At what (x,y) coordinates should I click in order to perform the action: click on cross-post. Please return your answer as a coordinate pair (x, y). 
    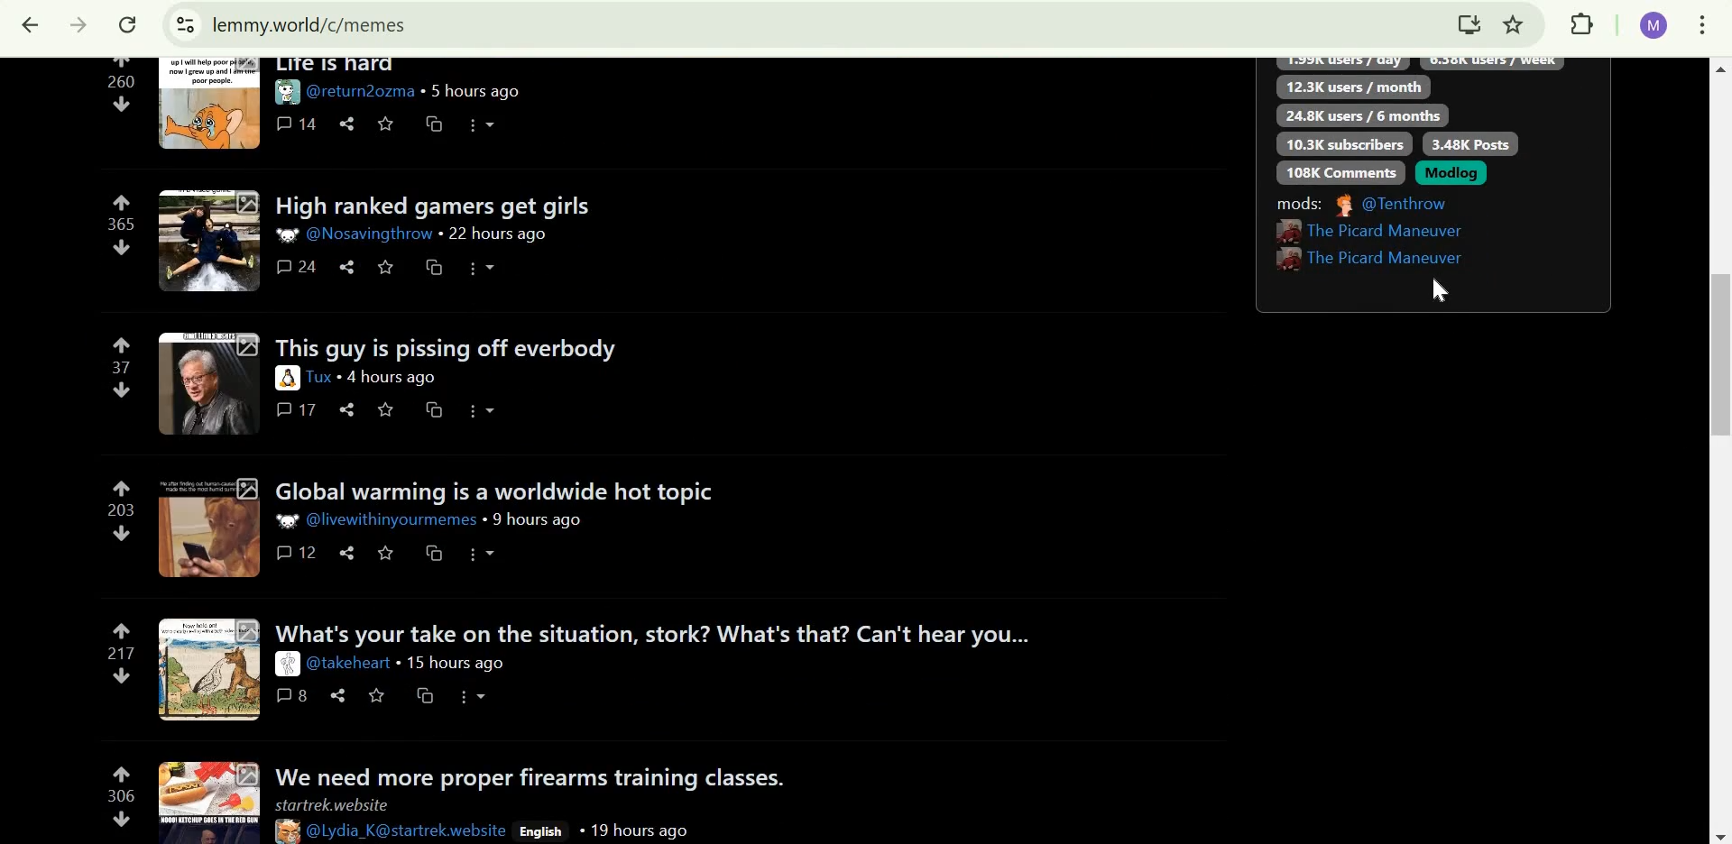
    Looking at the image, I should click on (434, 552).